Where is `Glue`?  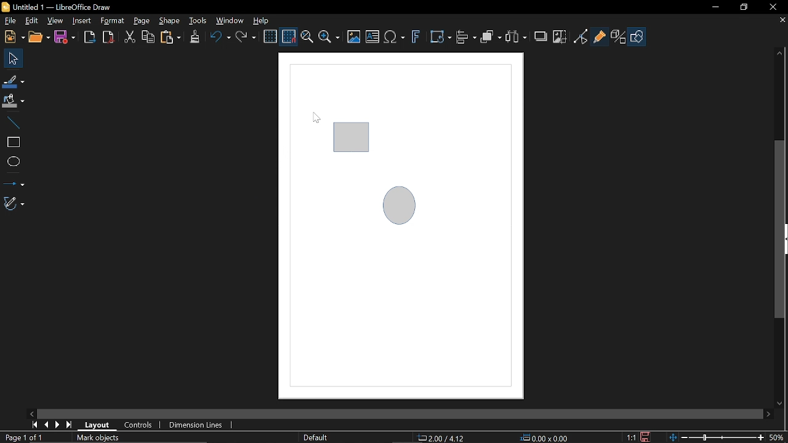
Glue is located at coordinates (600, 37).